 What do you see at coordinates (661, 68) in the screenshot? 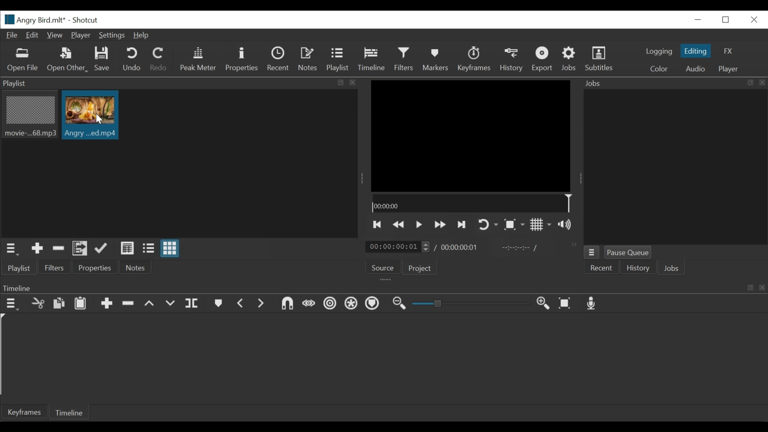
I see `Color` at bounding box center [661, 68].